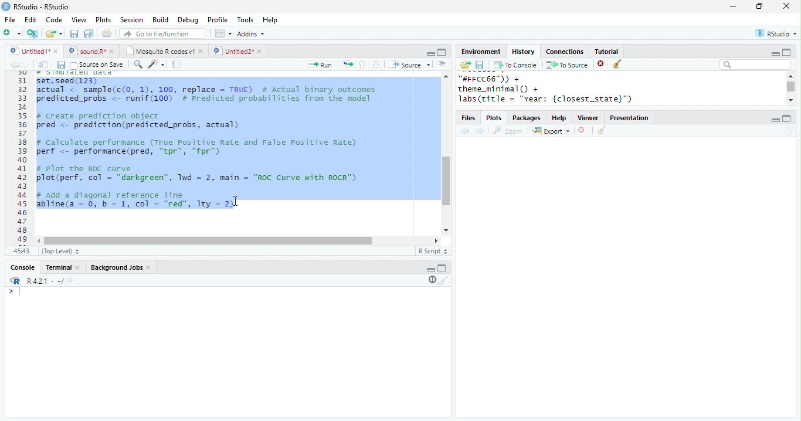 The image size is (801, 421). What do you see at coordinates (410, 64) in the screenshot?
I see `Source` at bounding box center [410, 64].